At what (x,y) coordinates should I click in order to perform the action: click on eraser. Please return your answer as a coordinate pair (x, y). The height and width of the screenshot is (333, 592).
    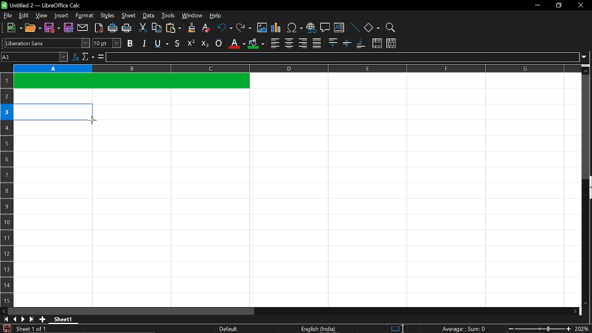
    Looking at the image, I should click on (204, 28).